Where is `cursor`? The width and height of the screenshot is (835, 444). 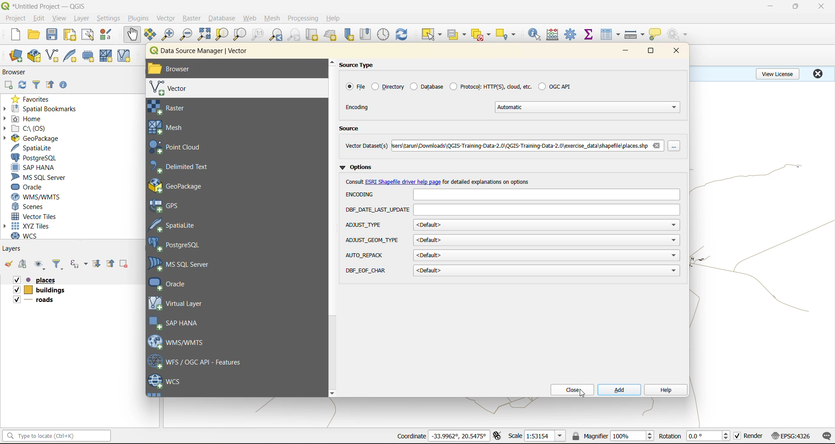
cursor is located at coordinates (585, 396).